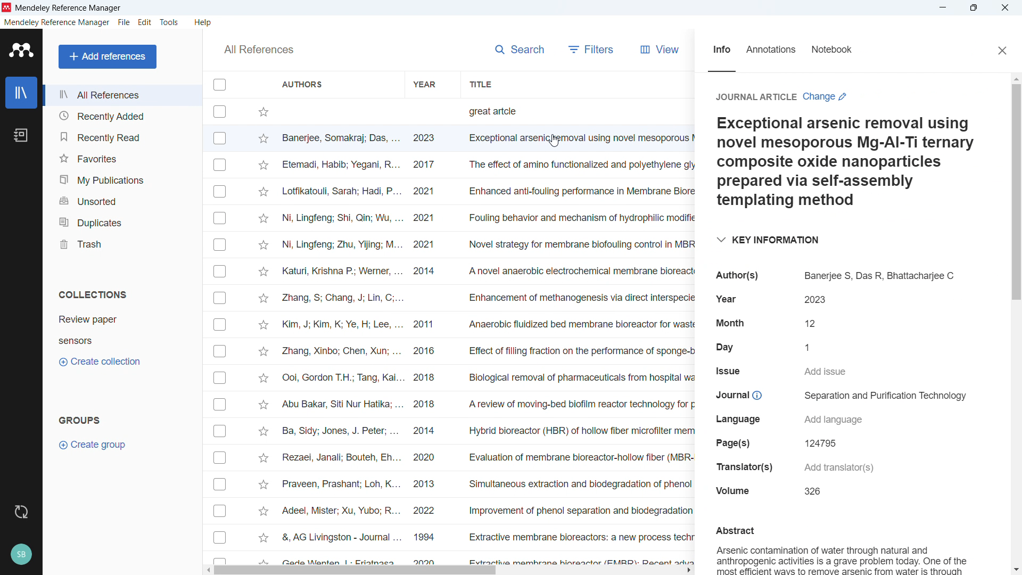  I want to click on Sort by authors , so click(303, 84).